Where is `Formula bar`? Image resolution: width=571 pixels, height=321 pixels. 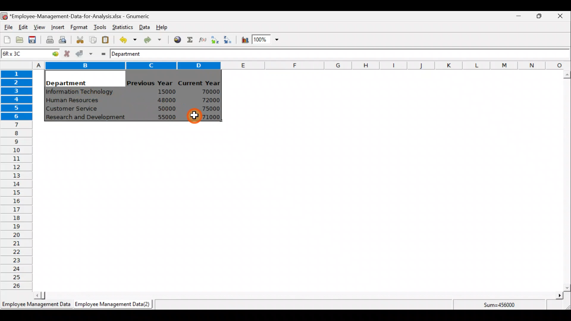
Formula bar is located at coordinates (362, 54).